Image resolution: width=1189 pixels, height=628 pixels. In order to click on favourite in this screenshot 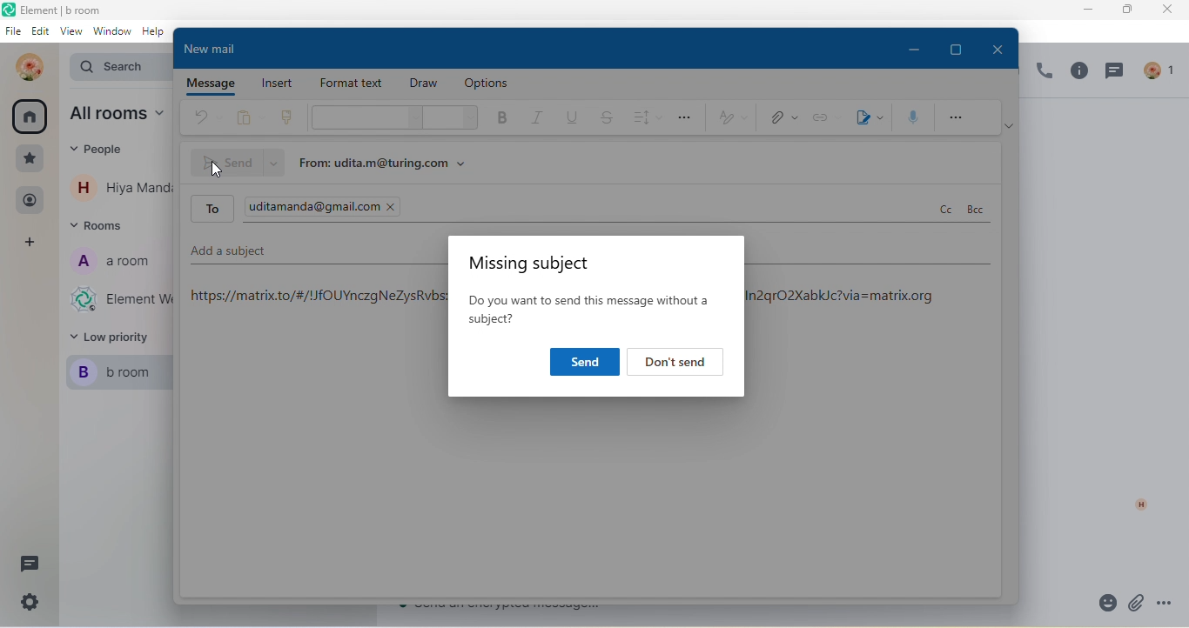, I will do `click(30, 158)`.